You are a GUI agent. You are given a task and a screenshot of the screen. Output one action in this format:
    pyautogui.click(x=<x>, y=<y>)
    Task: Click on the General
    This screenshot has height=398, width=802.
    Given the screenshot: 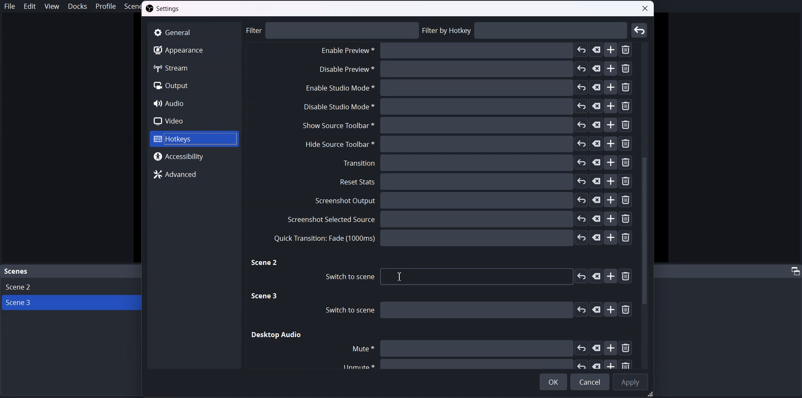 What is the action you would take?
    pyautogui.click(x=193, y=32)
    